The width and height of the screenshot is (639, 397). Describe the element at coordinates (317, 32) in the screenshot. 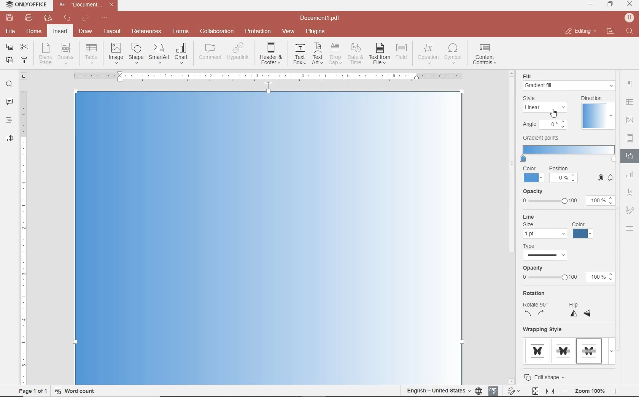

I see `plugins` at that location.